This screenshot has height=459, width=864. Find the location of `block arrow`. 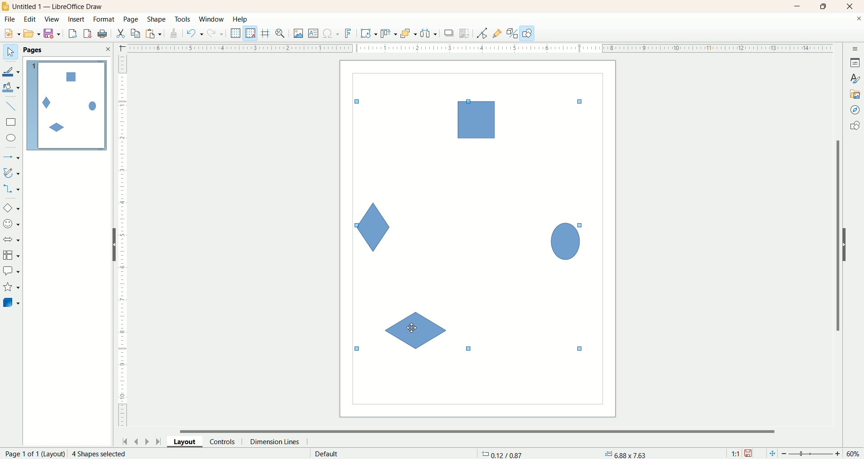

block arrow is located at coordinates (13, 240).